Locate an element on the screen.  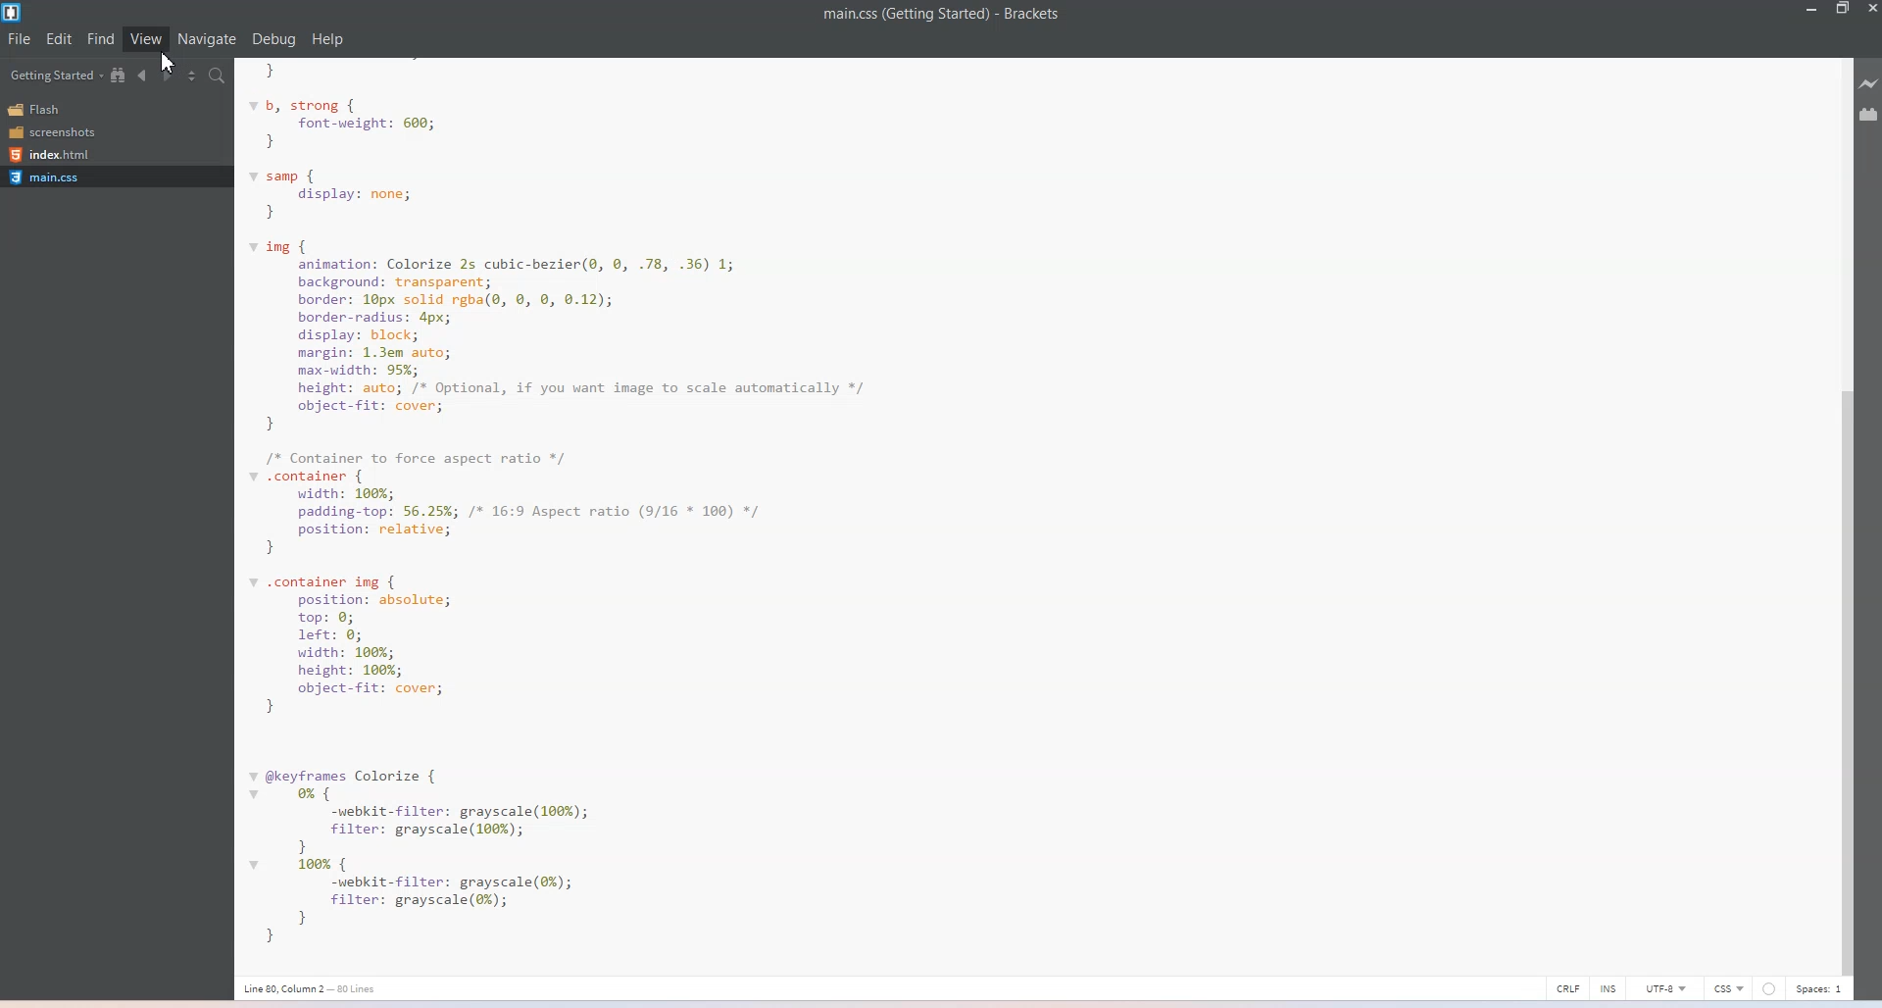
Navigate is located at coordinates (208, 40).